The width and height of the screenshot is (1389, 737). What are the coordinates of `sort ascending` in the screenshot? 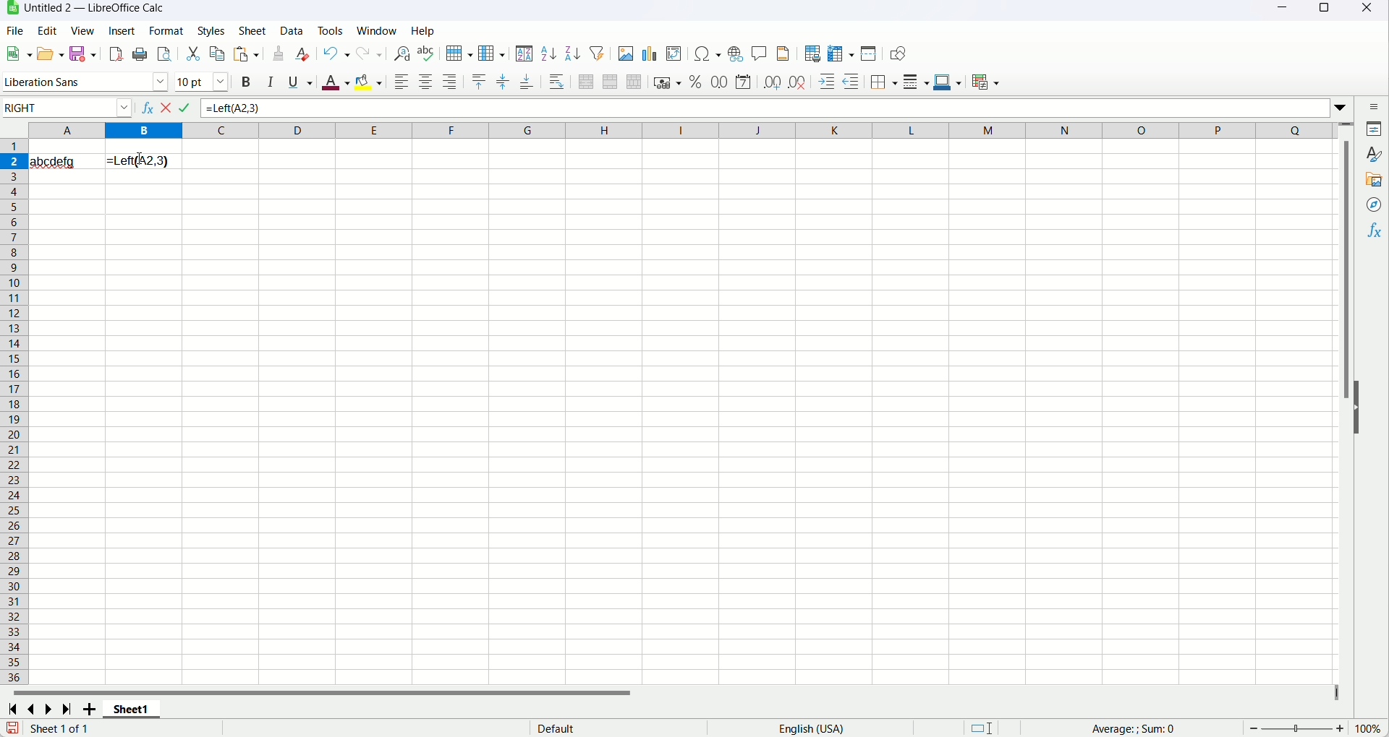 It's located at (548, 54).